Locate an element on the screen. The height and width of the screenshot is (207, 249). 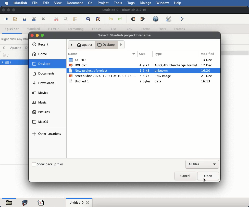
fonts is located at coordinates (163, 29).